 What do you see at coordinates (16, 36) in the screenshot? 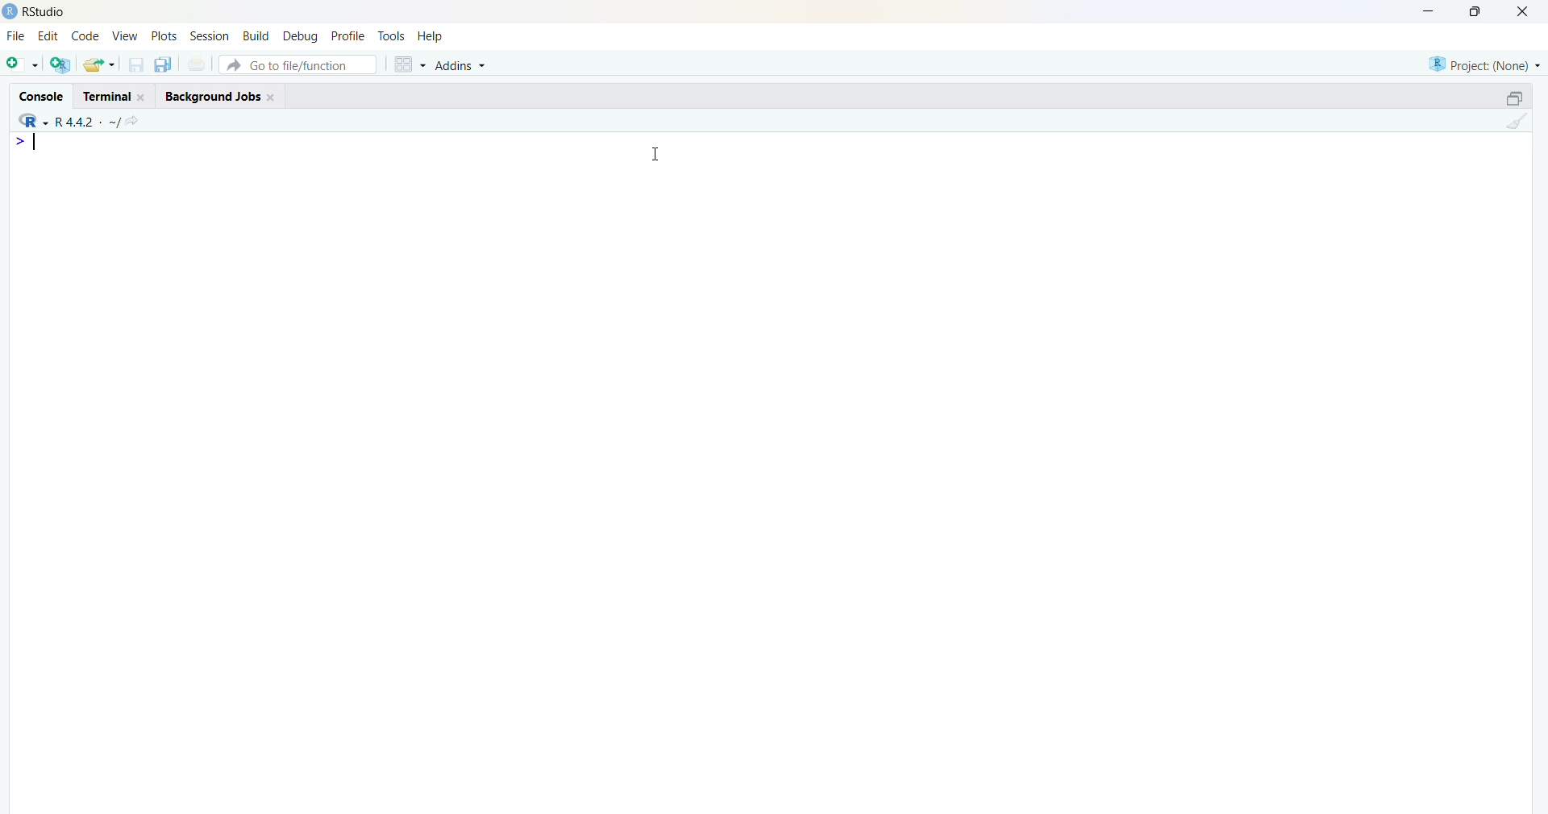
I see `File` at bounding box center [16, 36].